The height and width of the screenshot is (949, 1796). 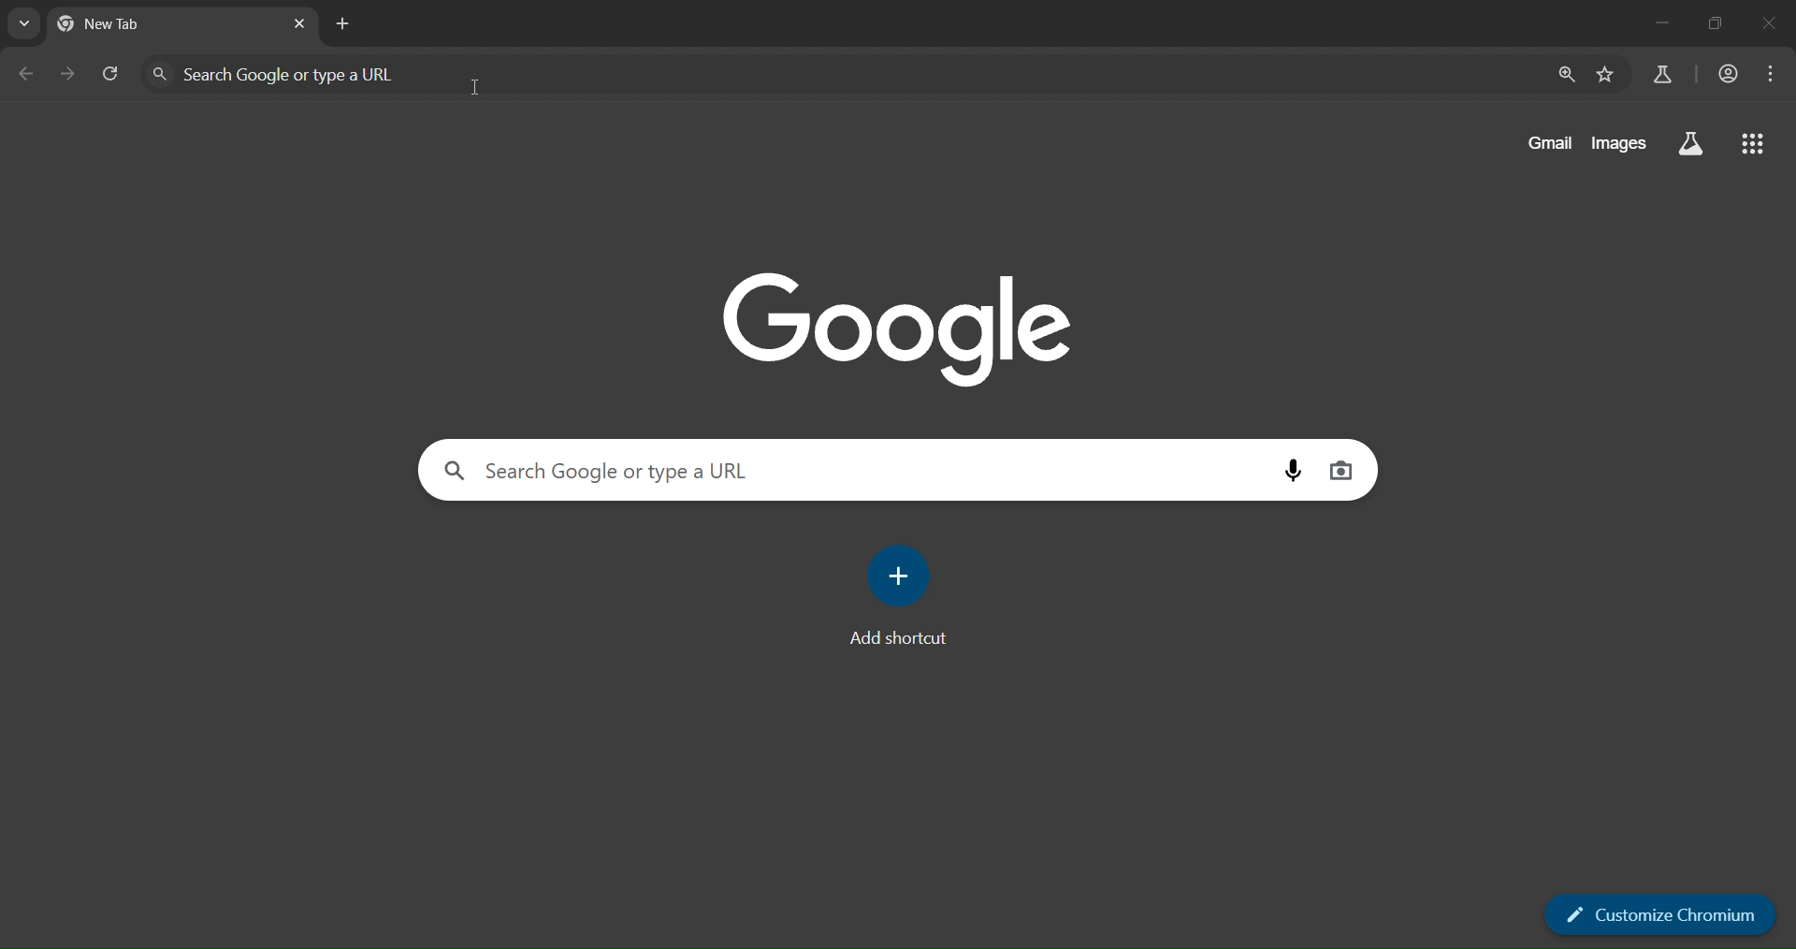 I want to click on menu, so click(x=1770, y=74).